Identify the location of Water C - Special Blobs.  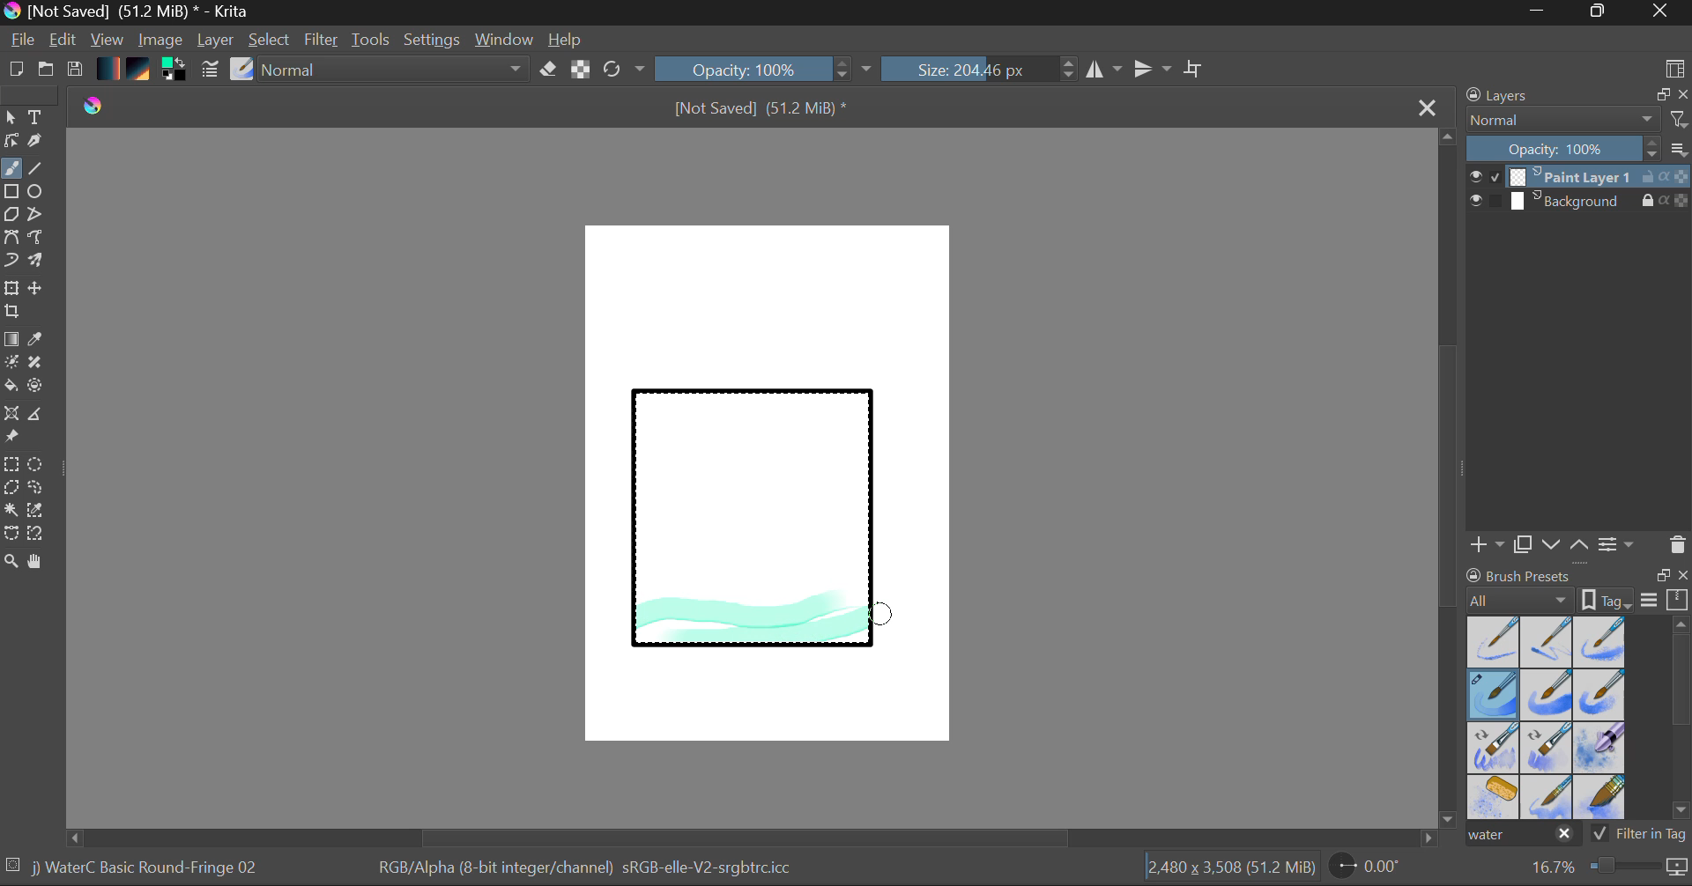
(1600, 749).